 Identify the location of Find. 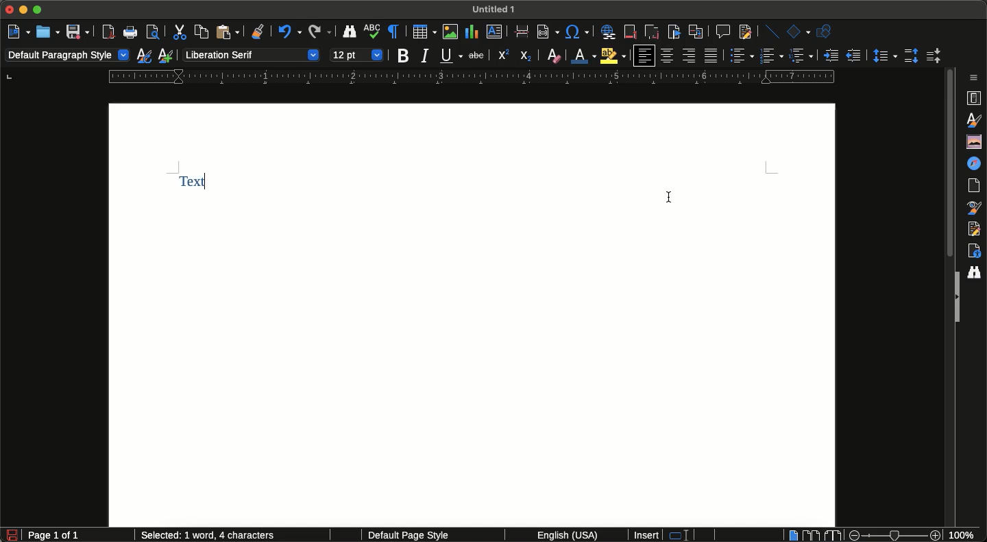
(974, 273).